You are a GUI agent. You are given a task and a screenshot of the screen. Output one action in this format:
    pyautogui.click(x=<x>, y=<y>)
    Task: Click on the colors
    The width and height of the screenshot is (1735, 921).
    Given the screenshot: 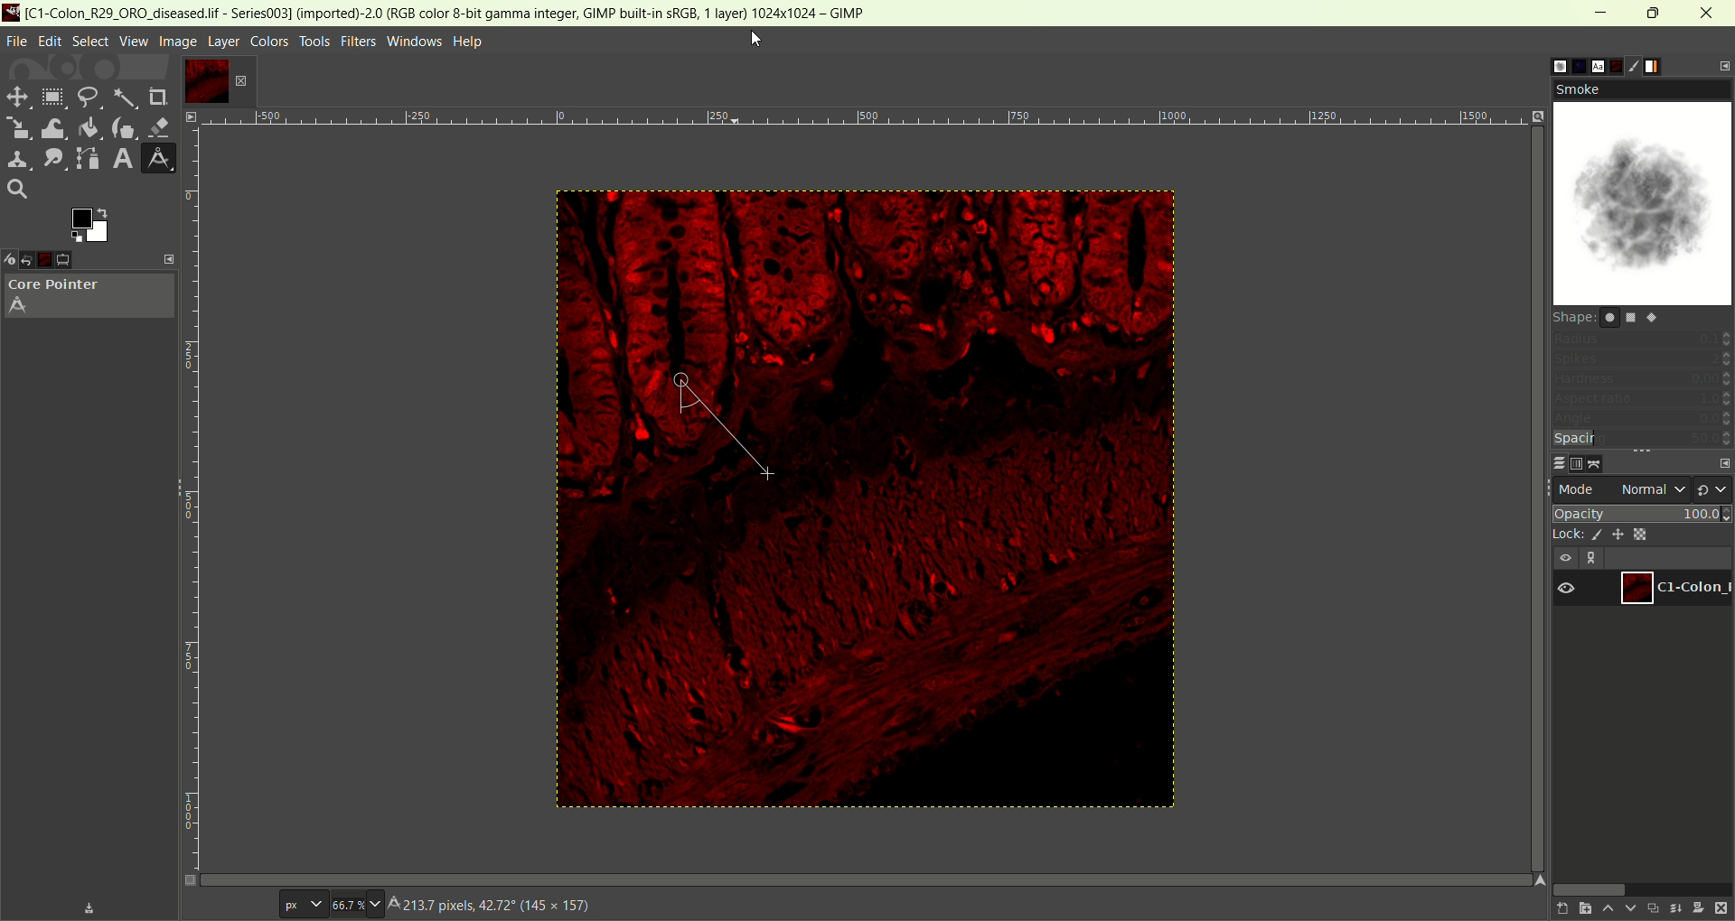 What is the action you would take?
    pyautogui.click(x=270, y=42)
    